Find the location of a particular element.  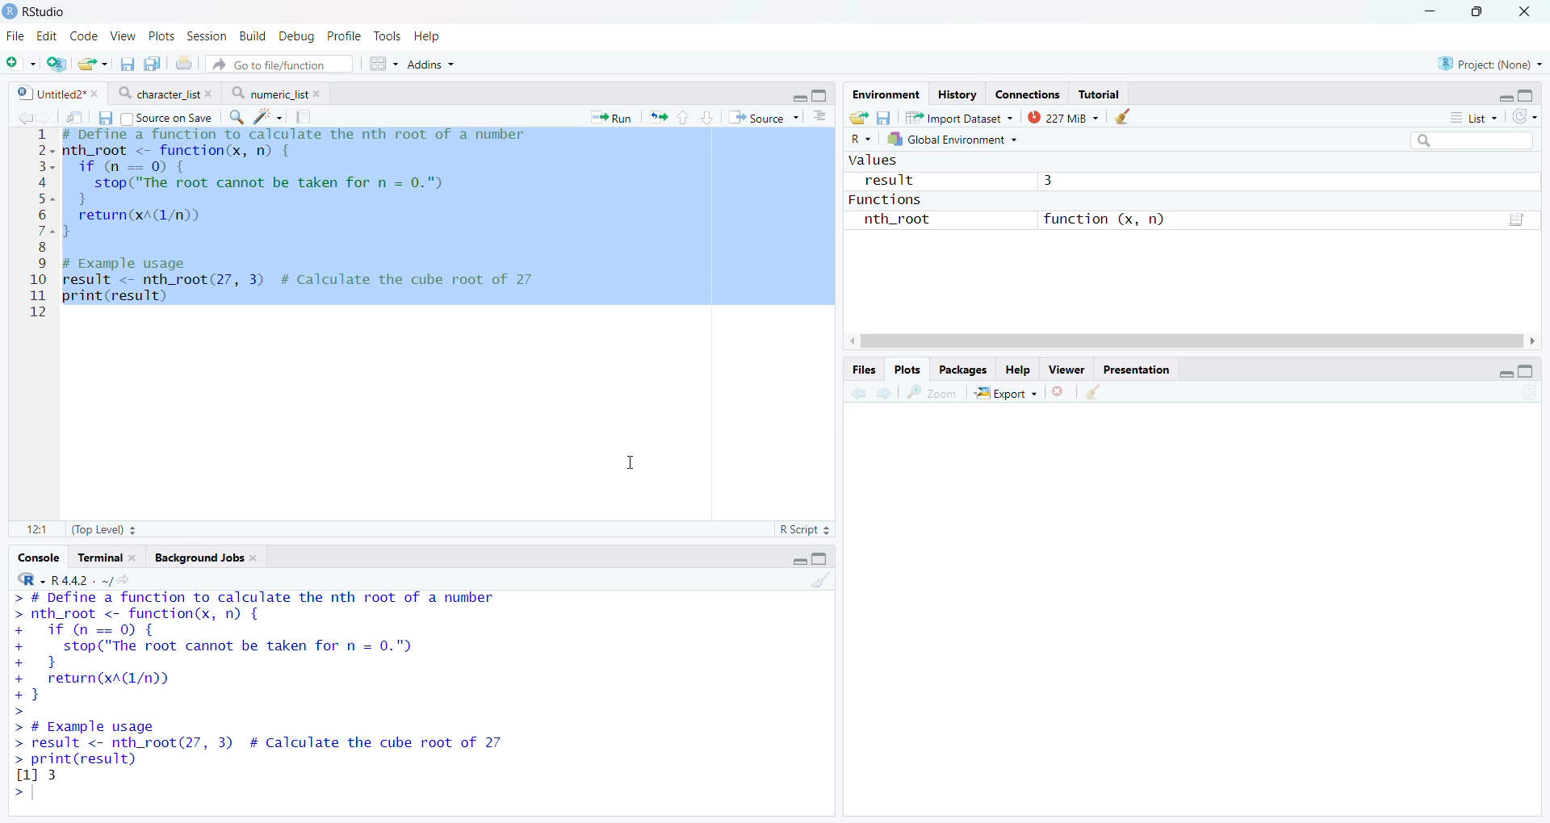

Addins is located at coordinates (431, 65).